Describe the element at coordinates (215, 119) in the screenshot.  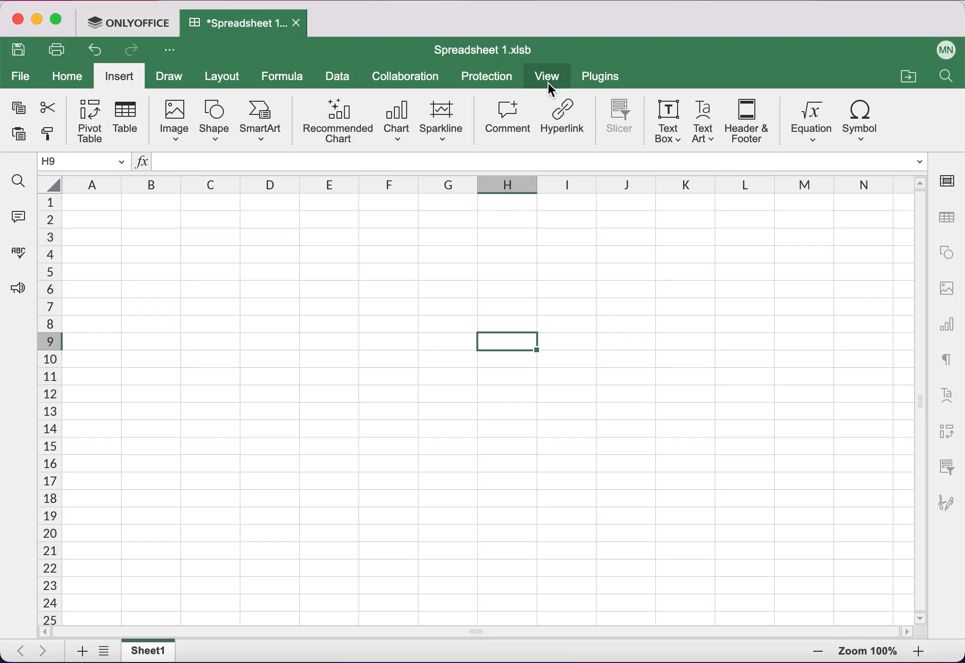
I see `shape` at that location.